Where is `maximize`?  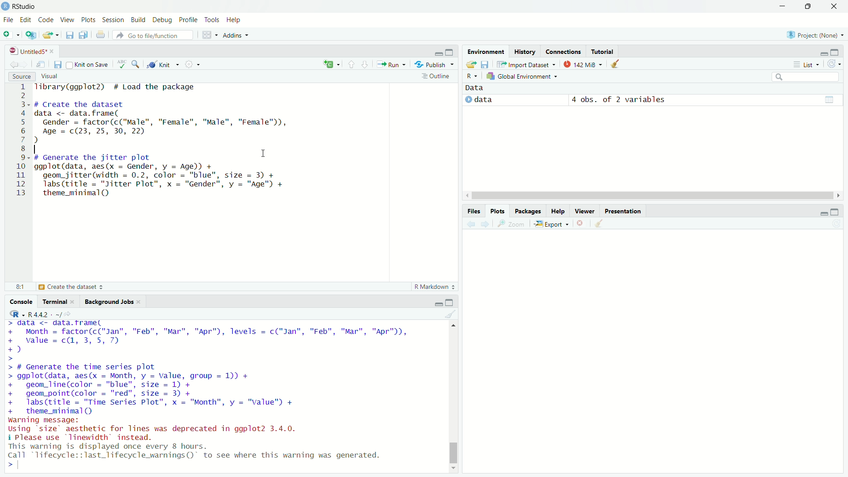
maximize is located at coordinates (451, 51).